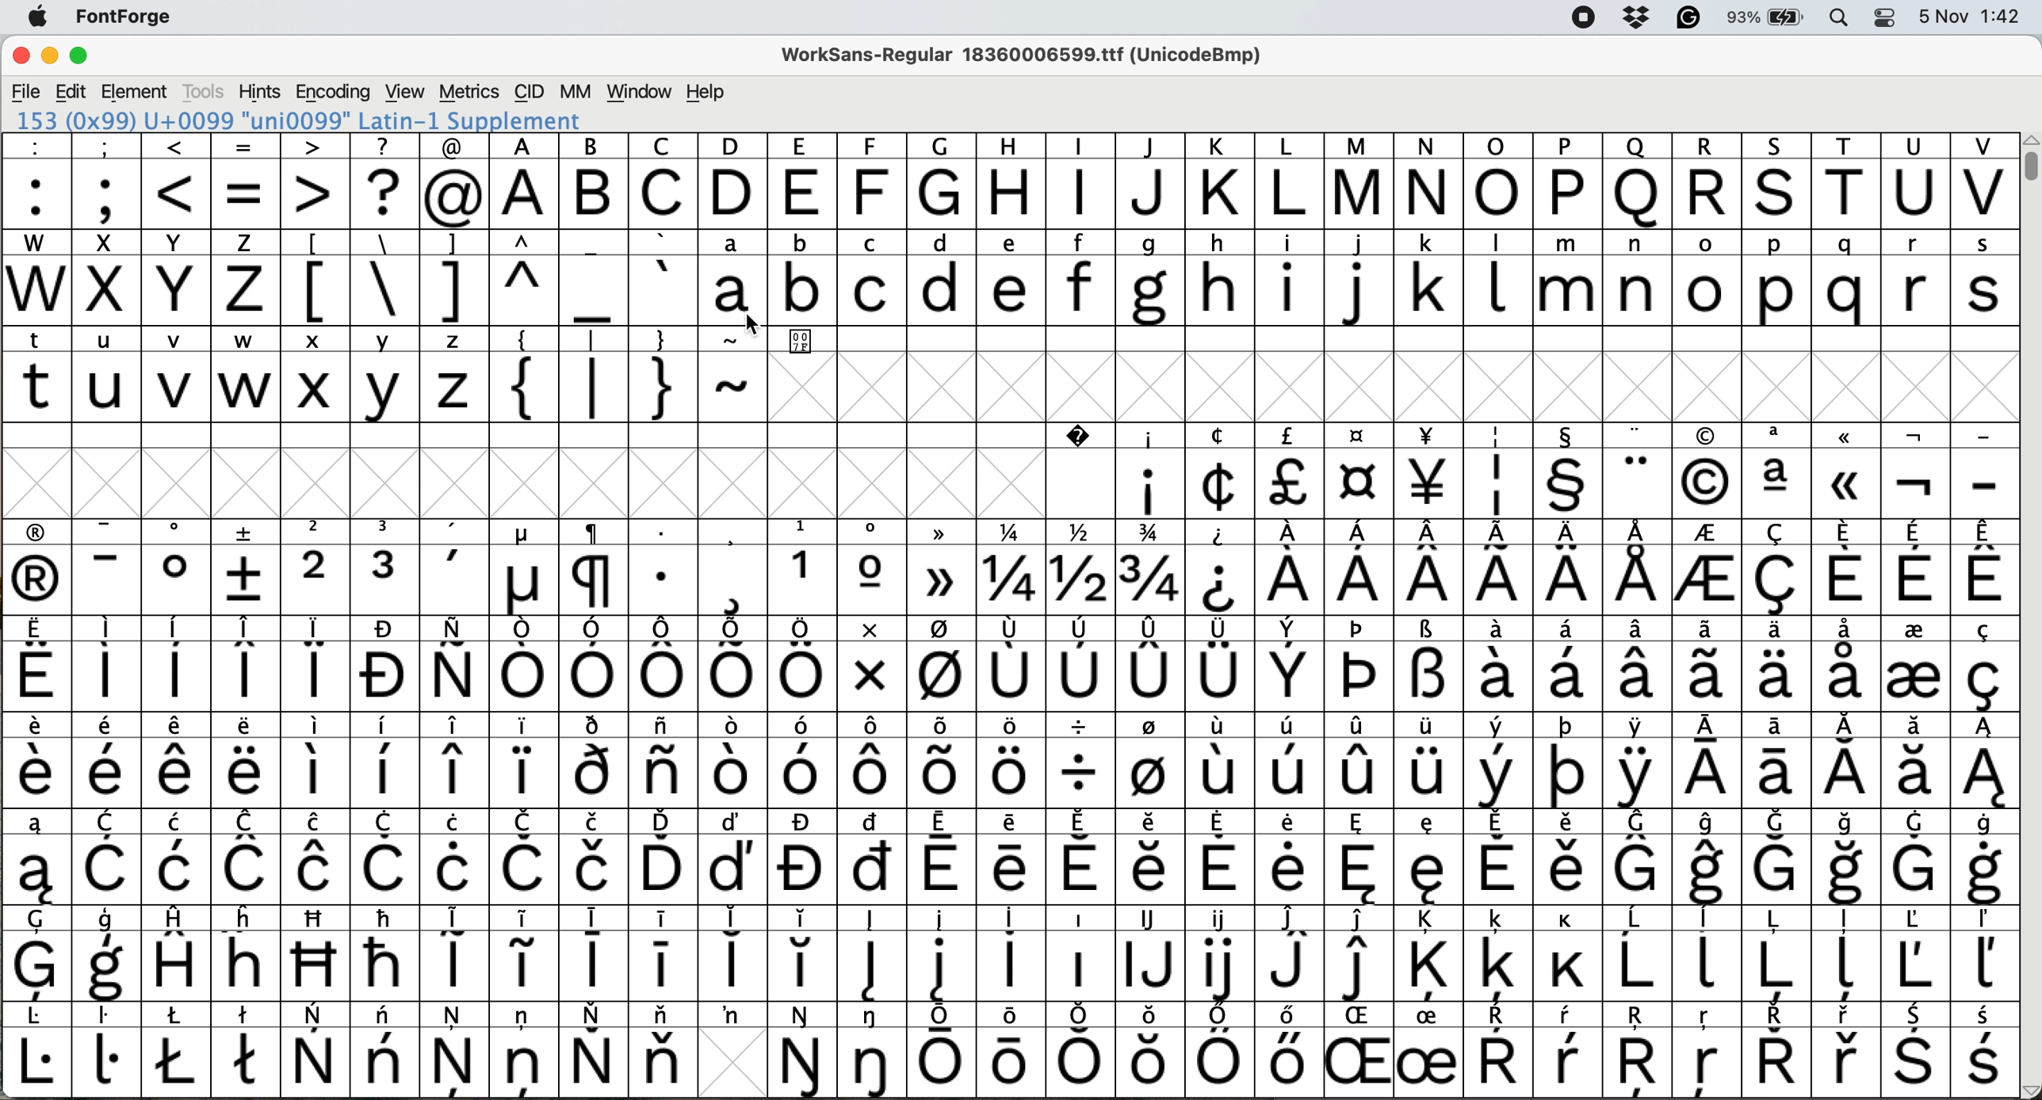 This screenshot has width=2042, height=1100. Describe the element at coordinates (1084, 1048) in the screenshot. I see `symbol` at that location.